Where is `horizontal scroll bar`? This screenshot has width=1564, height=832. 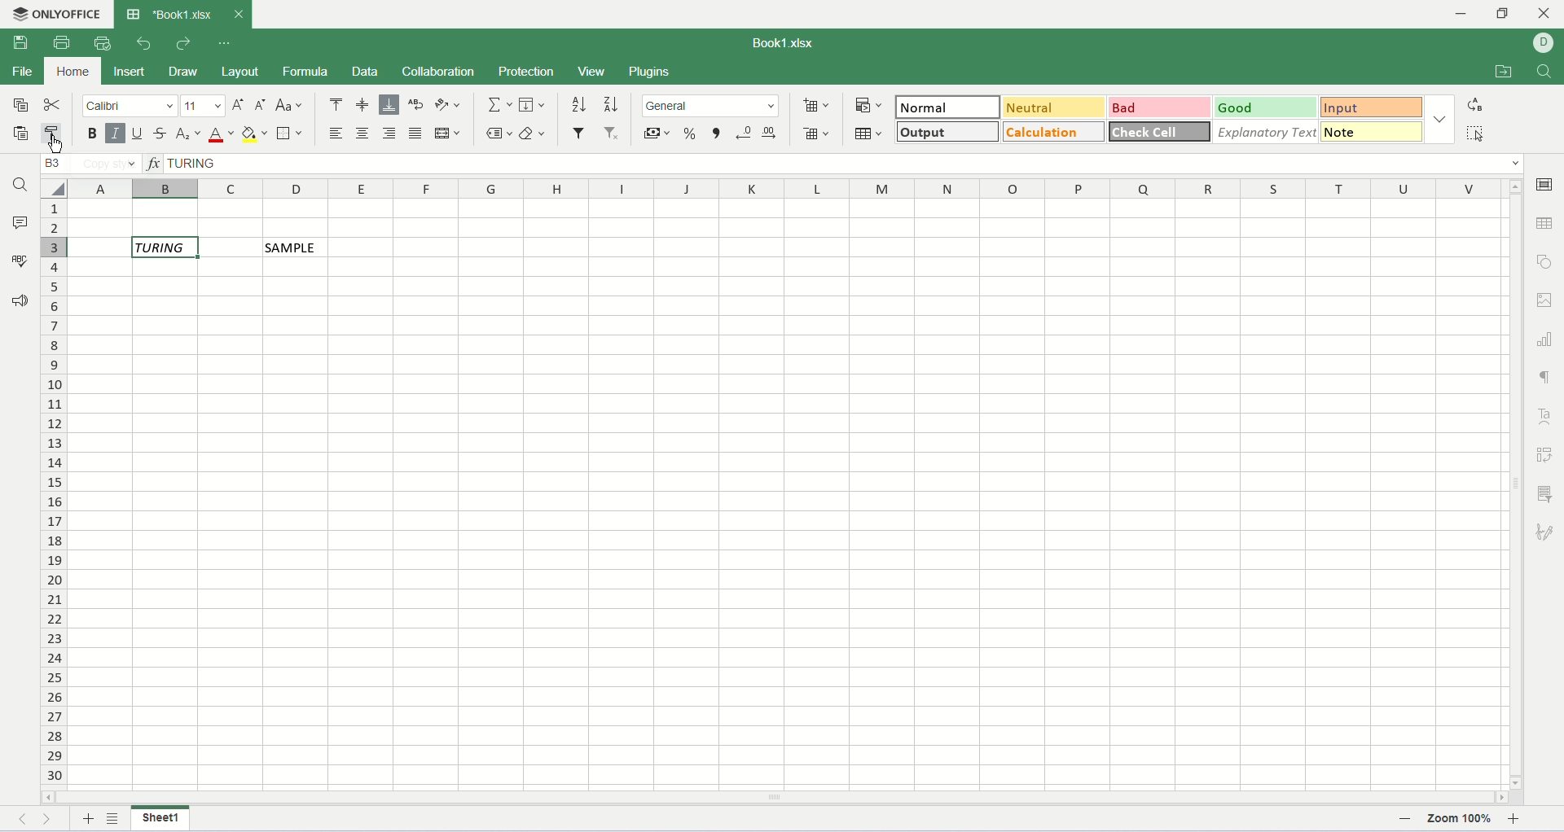 horizontal scroll bar is located at coordinates (774, 798).